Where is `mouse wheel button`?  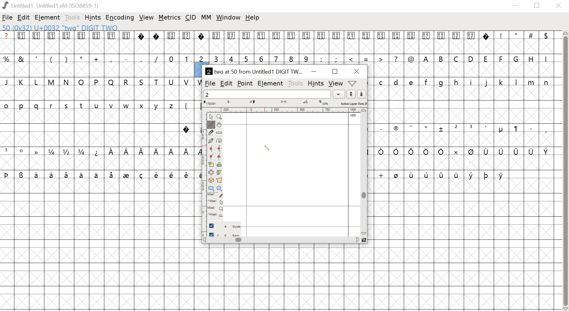
mouse wheel button is located at coordinates (216, 209).